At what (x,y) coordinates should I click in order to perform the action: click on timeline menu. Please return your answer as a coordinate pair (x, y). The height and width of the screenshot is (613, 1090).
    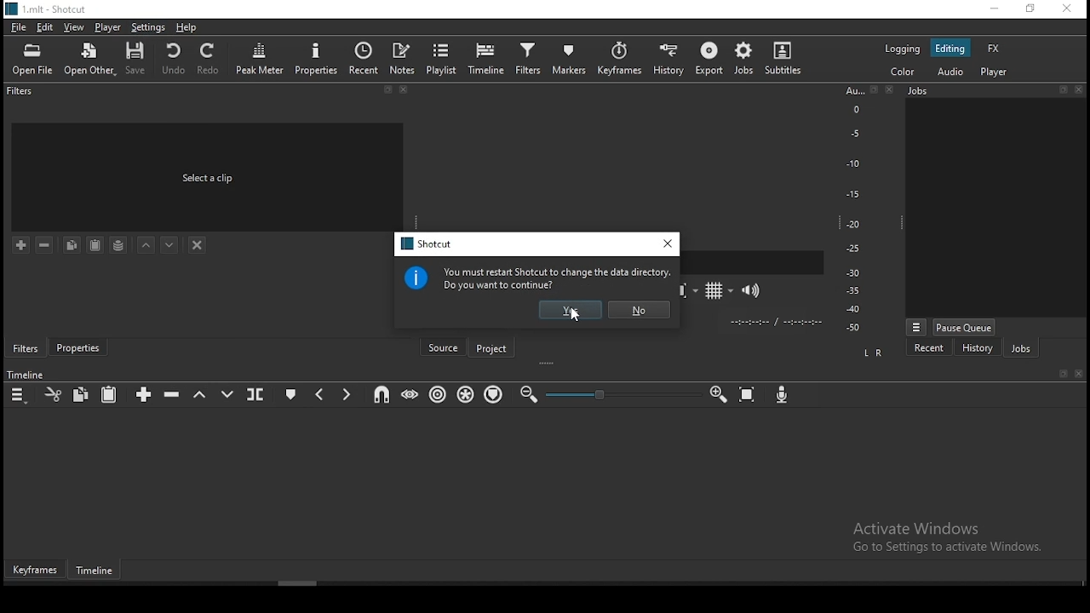
    Looking at the image, I should click on (19, 393).